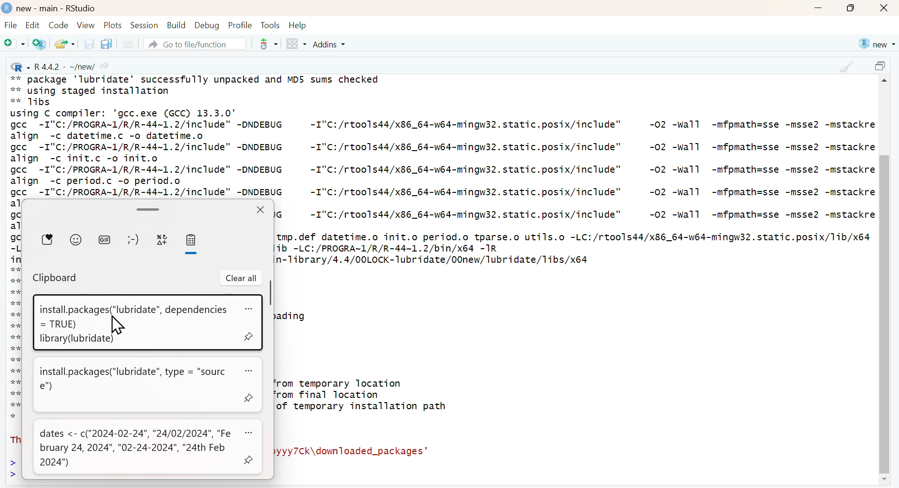 The image size is (899, 488). Describe the element at coordinates (86, 25) in the screenshot. I see `View` at that location.